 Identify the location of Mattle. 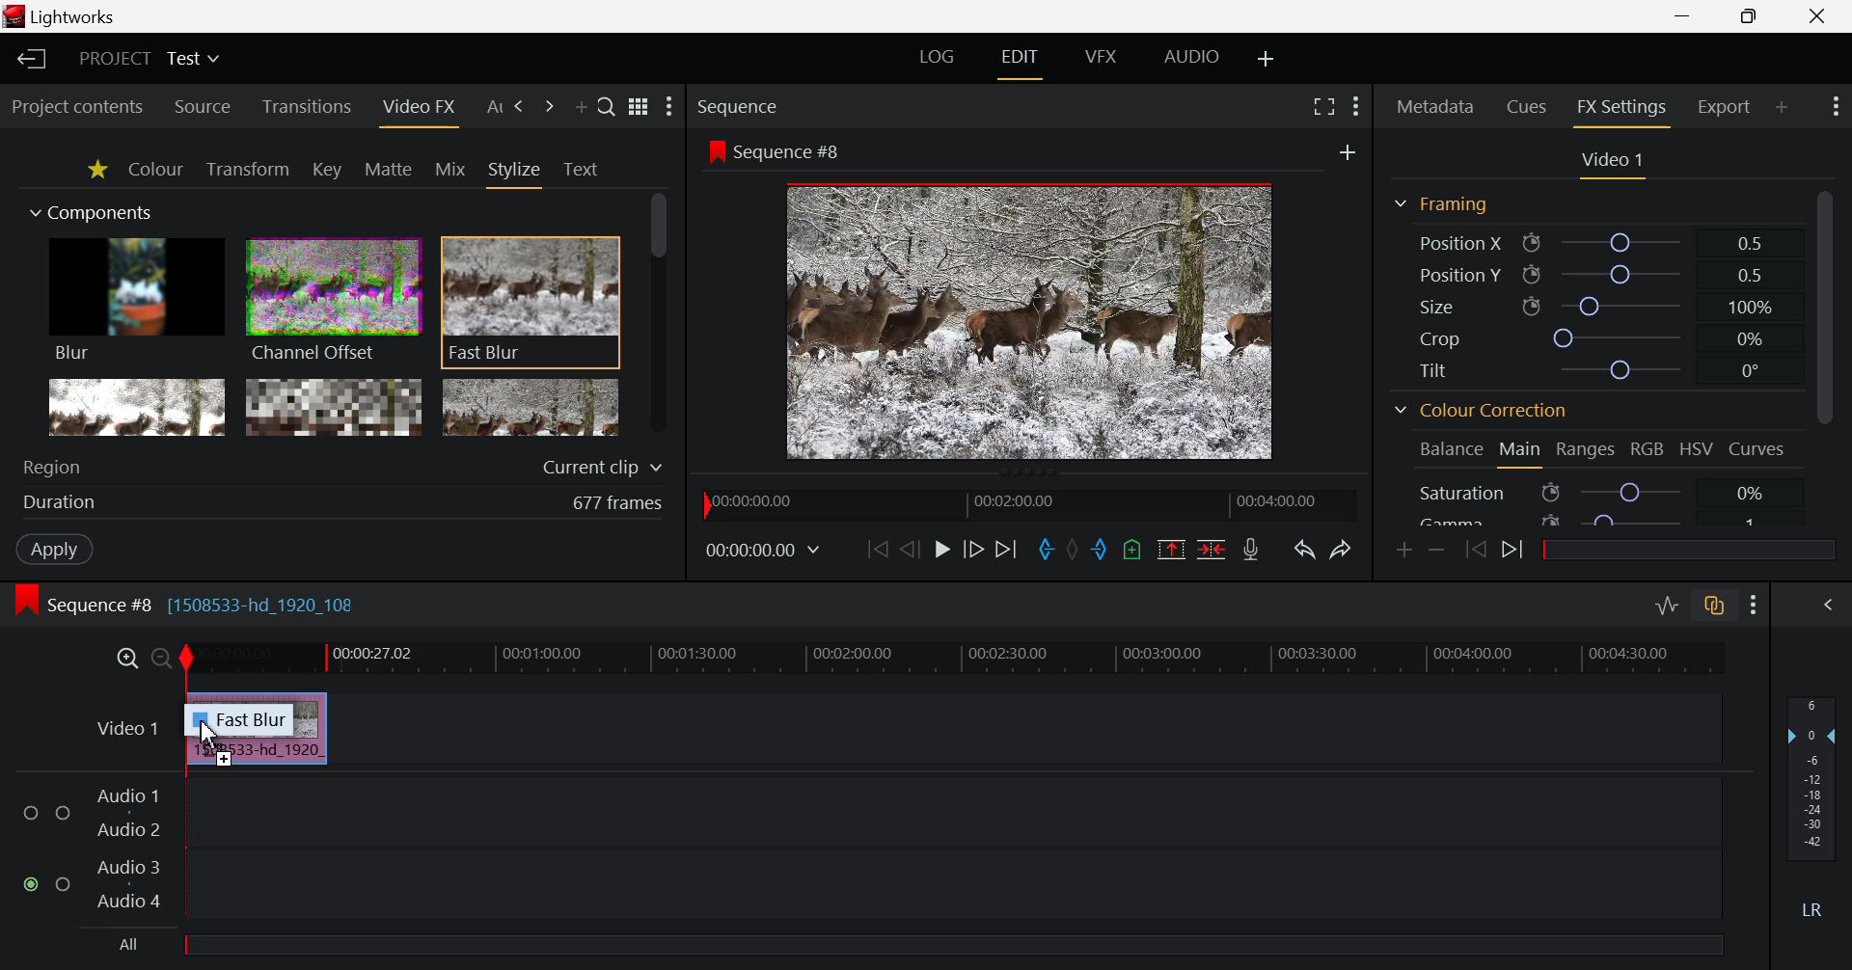
(388, 168).